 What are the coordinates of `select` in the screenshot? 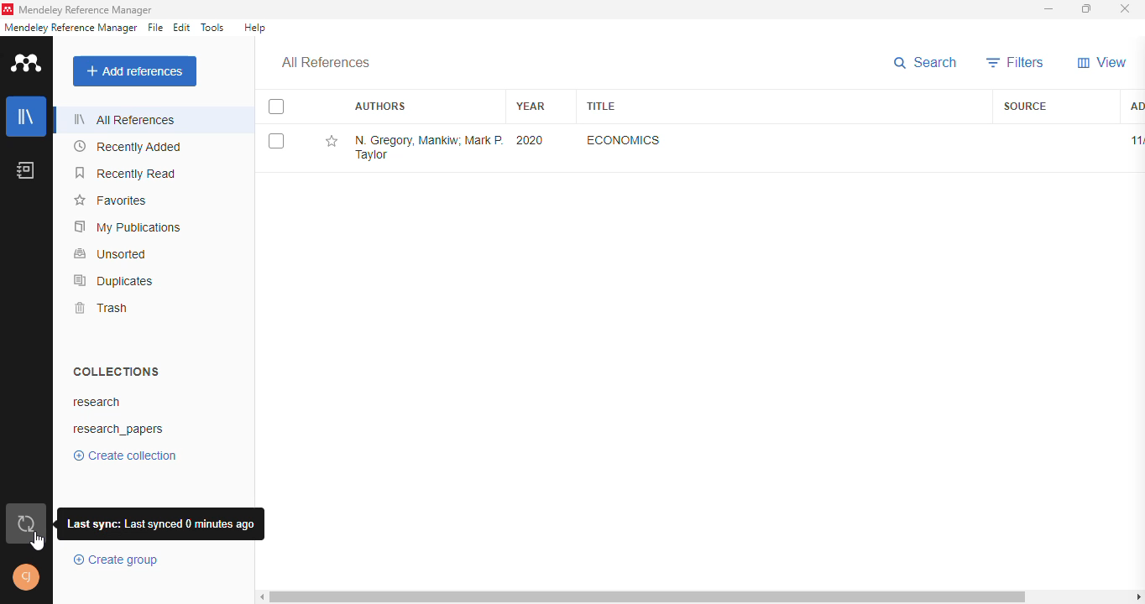 It's located at (276, 141).